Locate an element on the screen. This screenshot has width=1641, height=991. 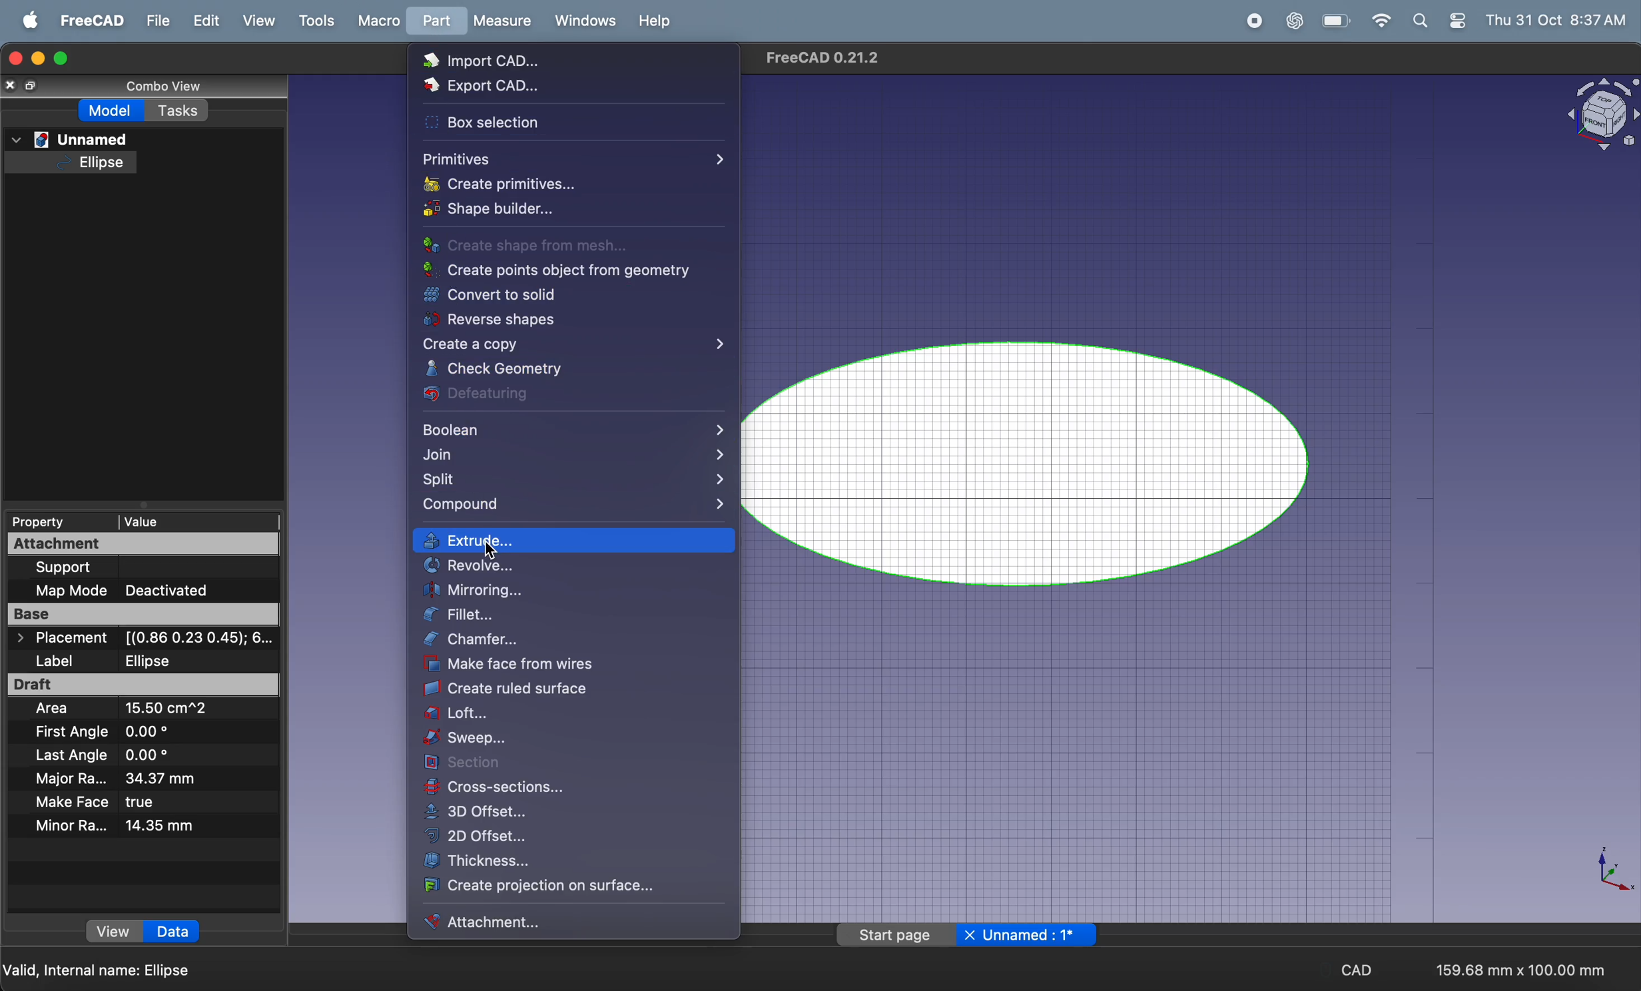
view data is located at coordinates (142, 932).